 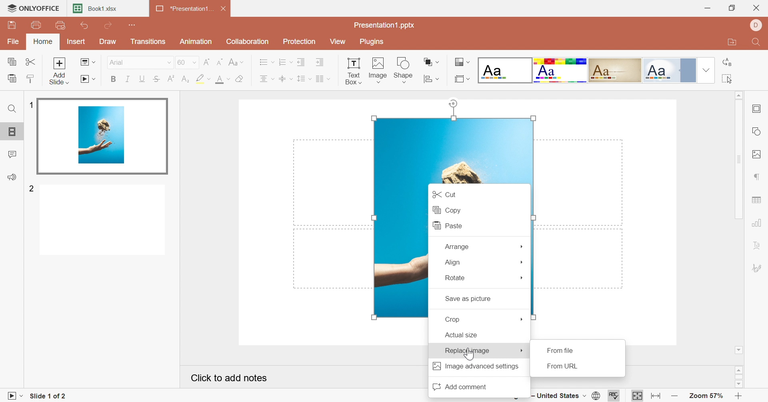 I want to click on Drop Down, so click(x=523, y=261).